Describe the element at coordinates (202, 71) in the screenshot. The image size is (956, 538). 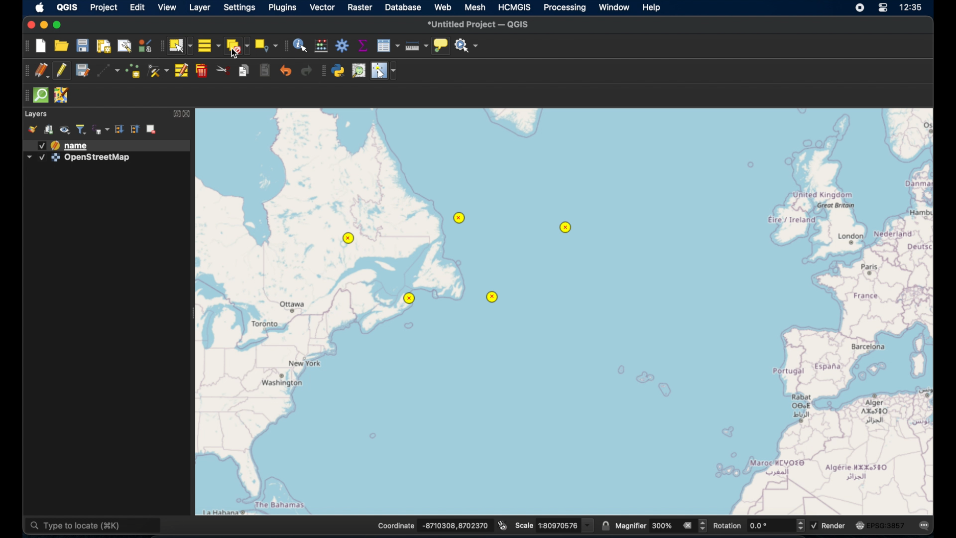
I see `delete selected ` at that location.